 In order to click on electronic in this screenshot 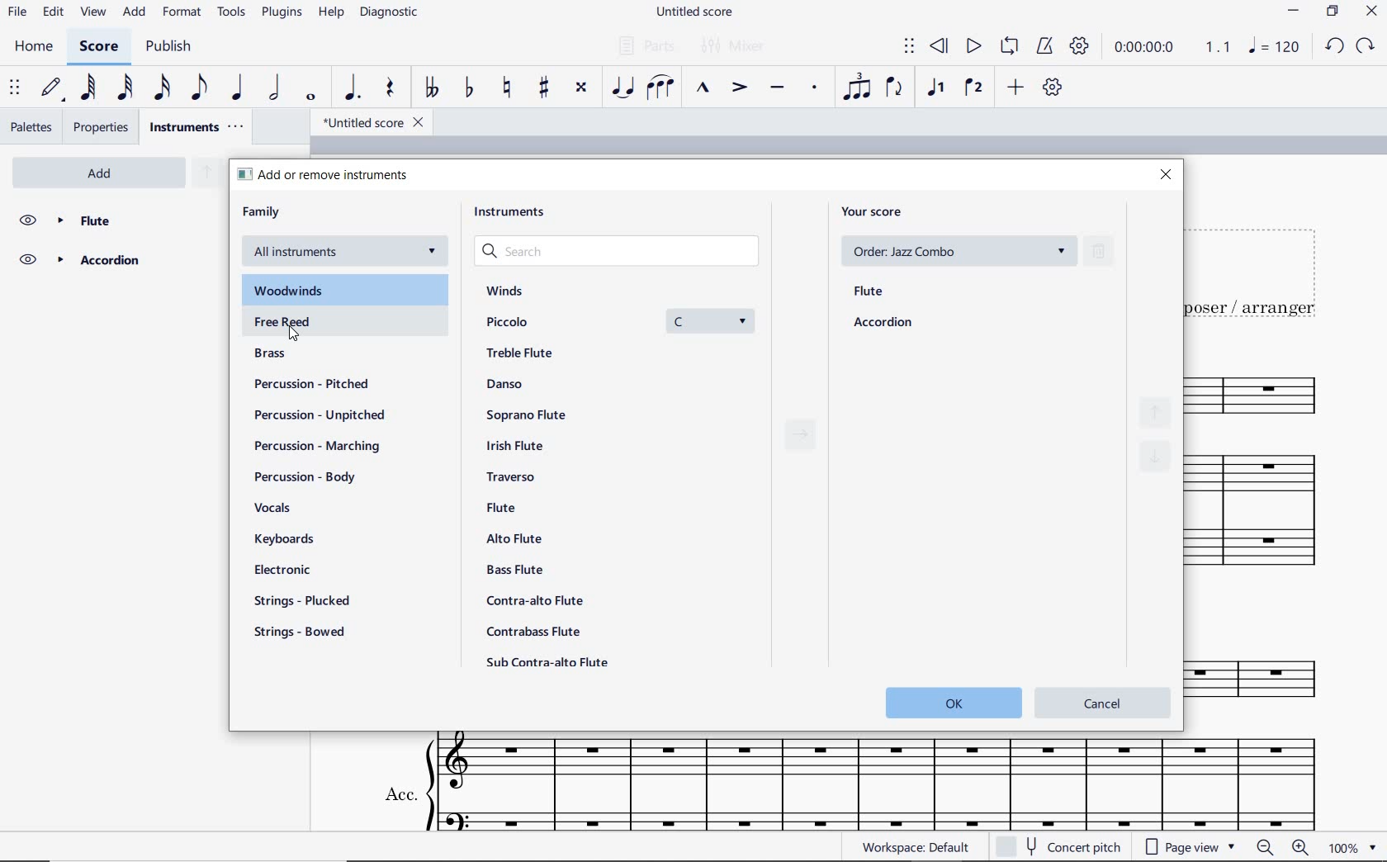, I will do `click(290, 571)`.